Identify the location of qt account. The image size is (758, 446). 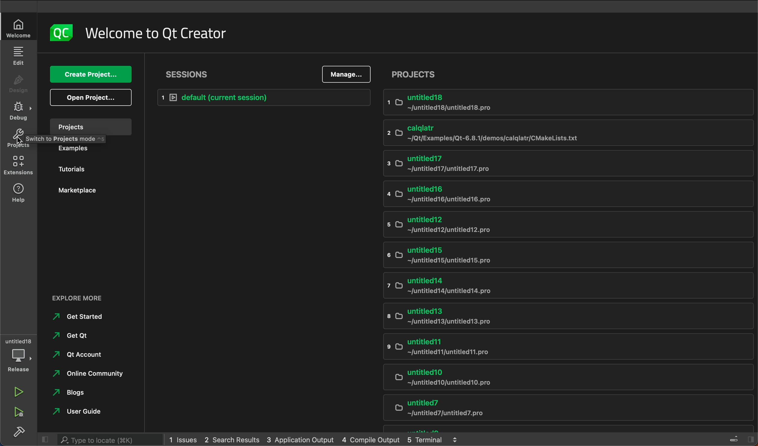
(81, 356).